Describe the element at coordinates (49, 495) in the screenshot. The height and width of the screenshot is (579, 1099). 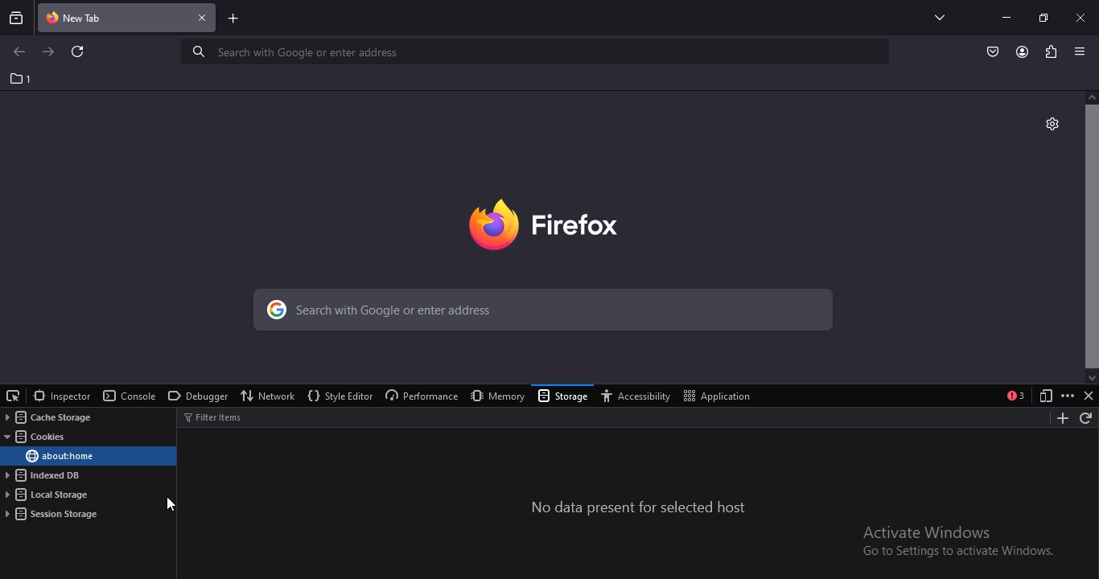
I see `local storage` at that location.